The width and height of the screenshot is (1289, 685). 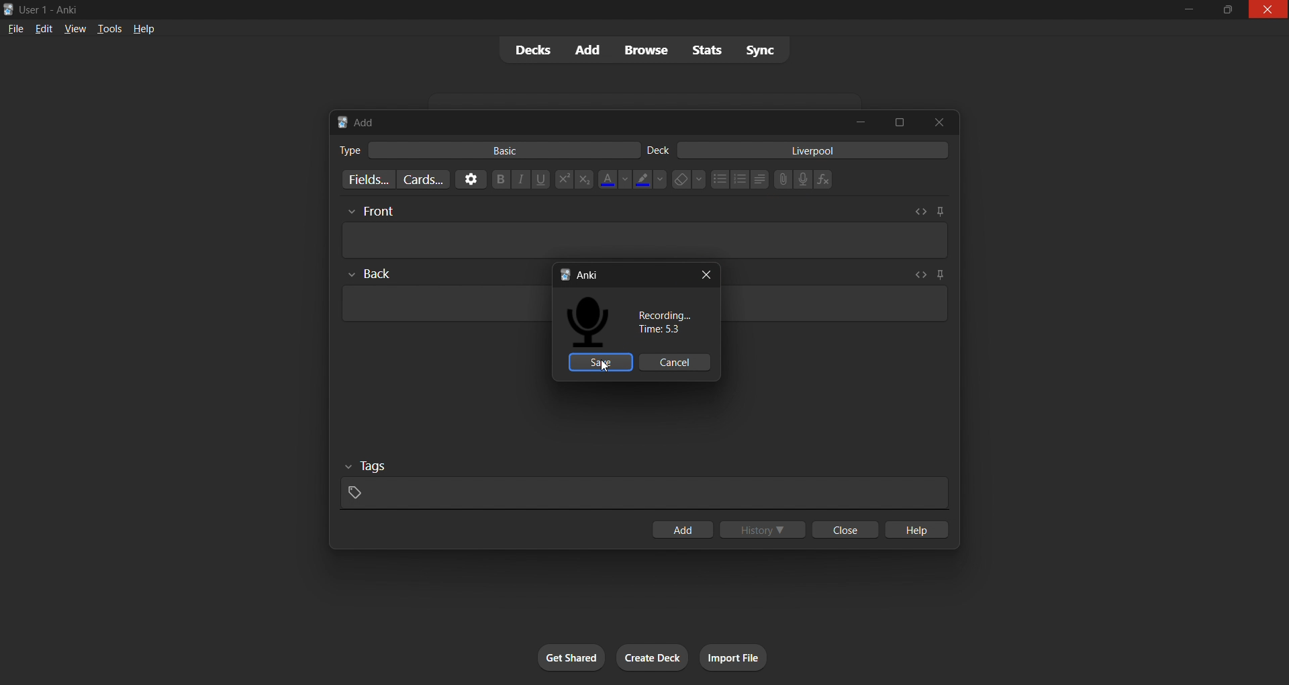 What do you see at coordinates (620, 273) in the screenshot?
I see `audio title bar` at bounding box center [620, 273].